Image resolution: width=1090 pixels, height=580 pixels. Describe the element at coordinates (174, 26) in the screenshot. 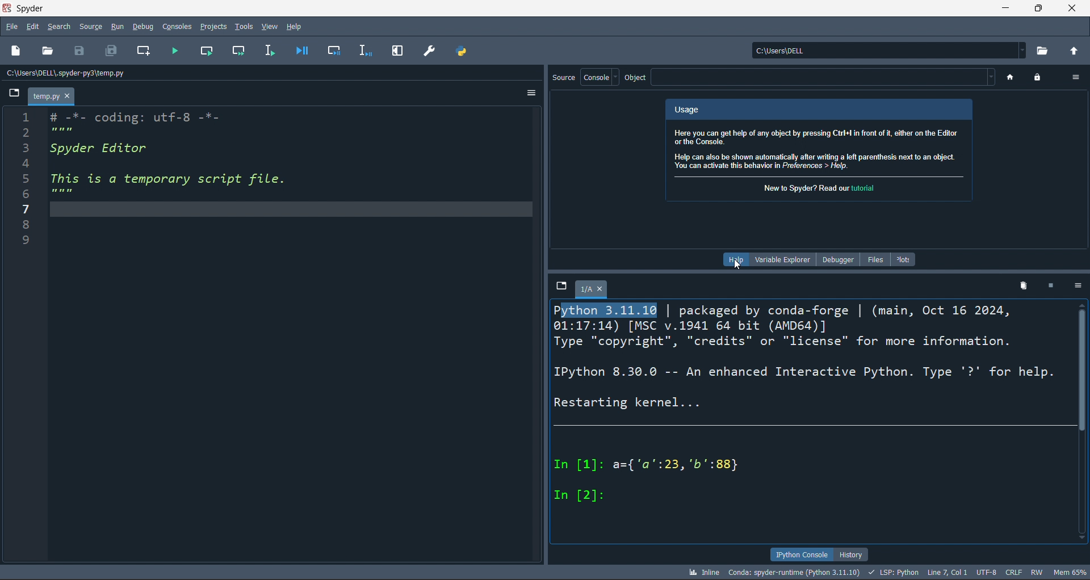

I see `console` at that location.